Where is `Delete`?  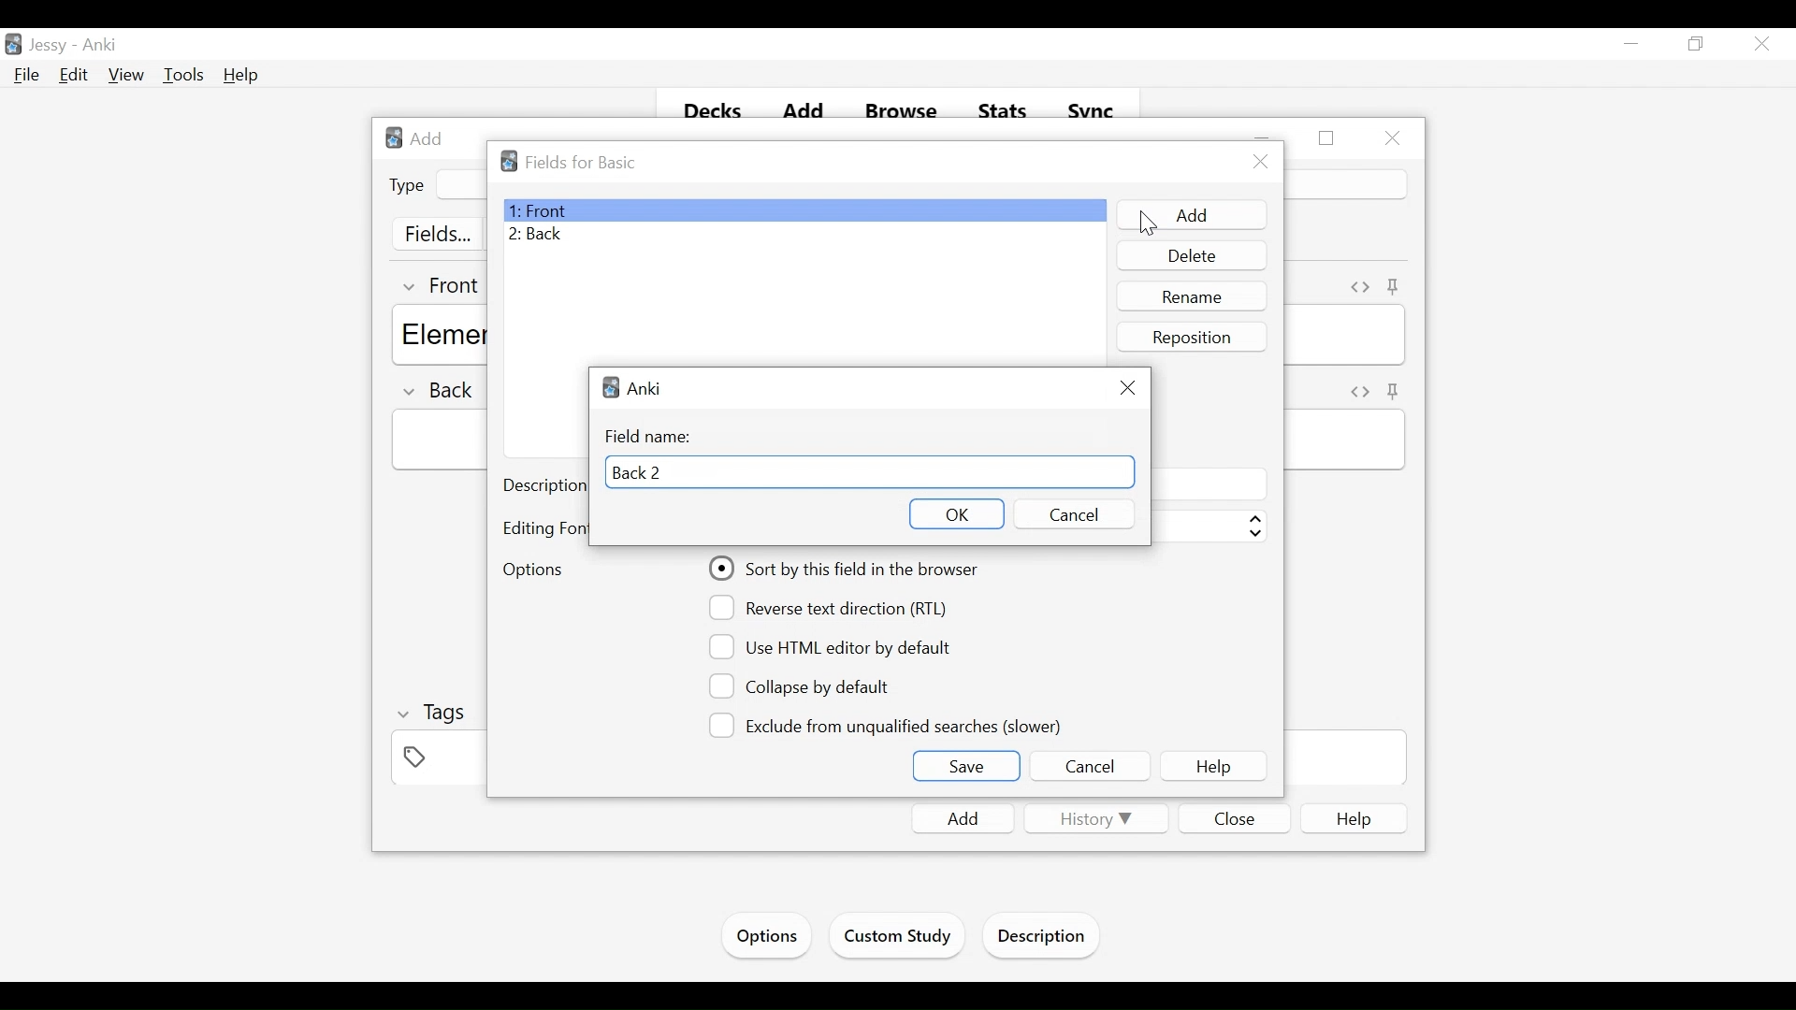
Delete is located at coordinates (1192, 255).